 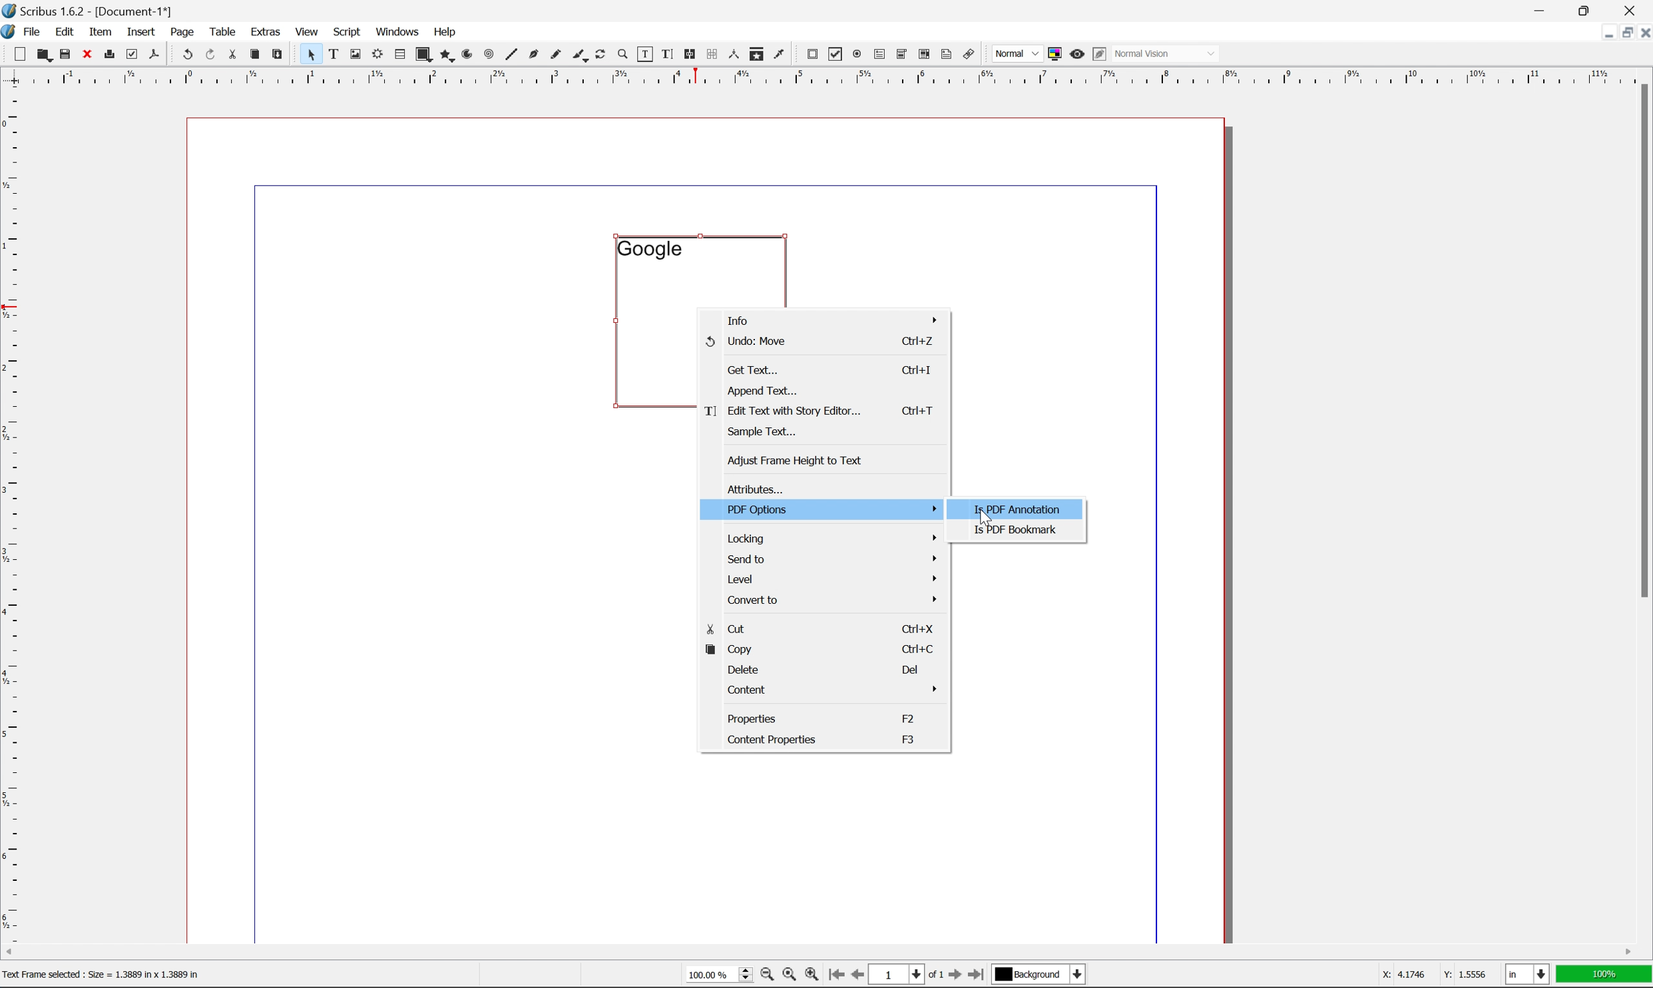 What do you see at coordinates (469, 55) in the screenshot?
I see `arc` at bounding box center [469, 55].